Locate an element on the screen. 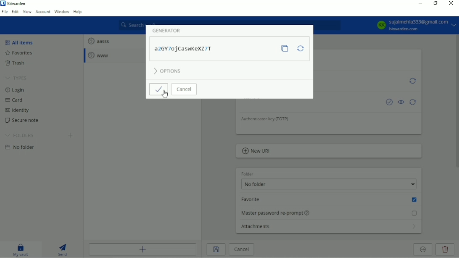 This screenshot has height=258, width=459. View is located at coordinates (27, 12).